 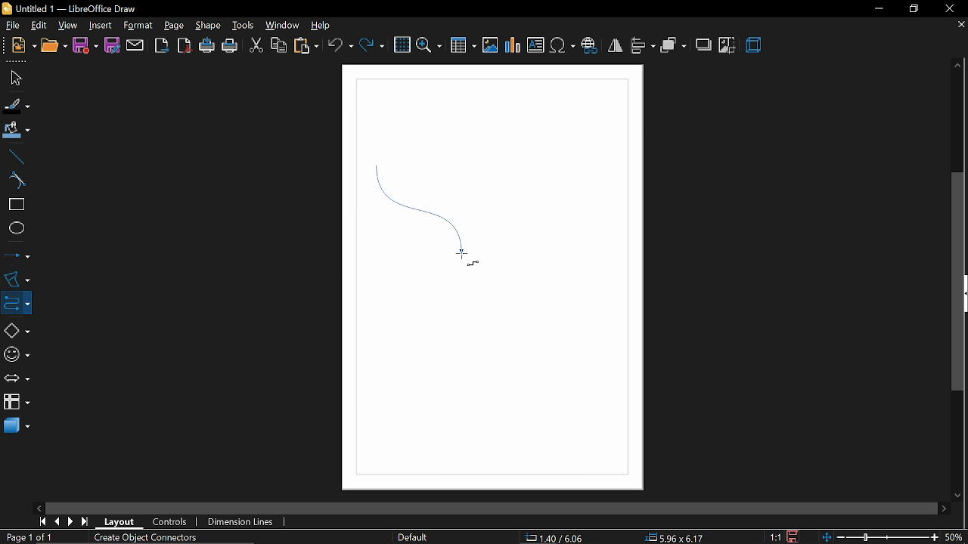 I want to click on arrange, so click(x=673, y=45).